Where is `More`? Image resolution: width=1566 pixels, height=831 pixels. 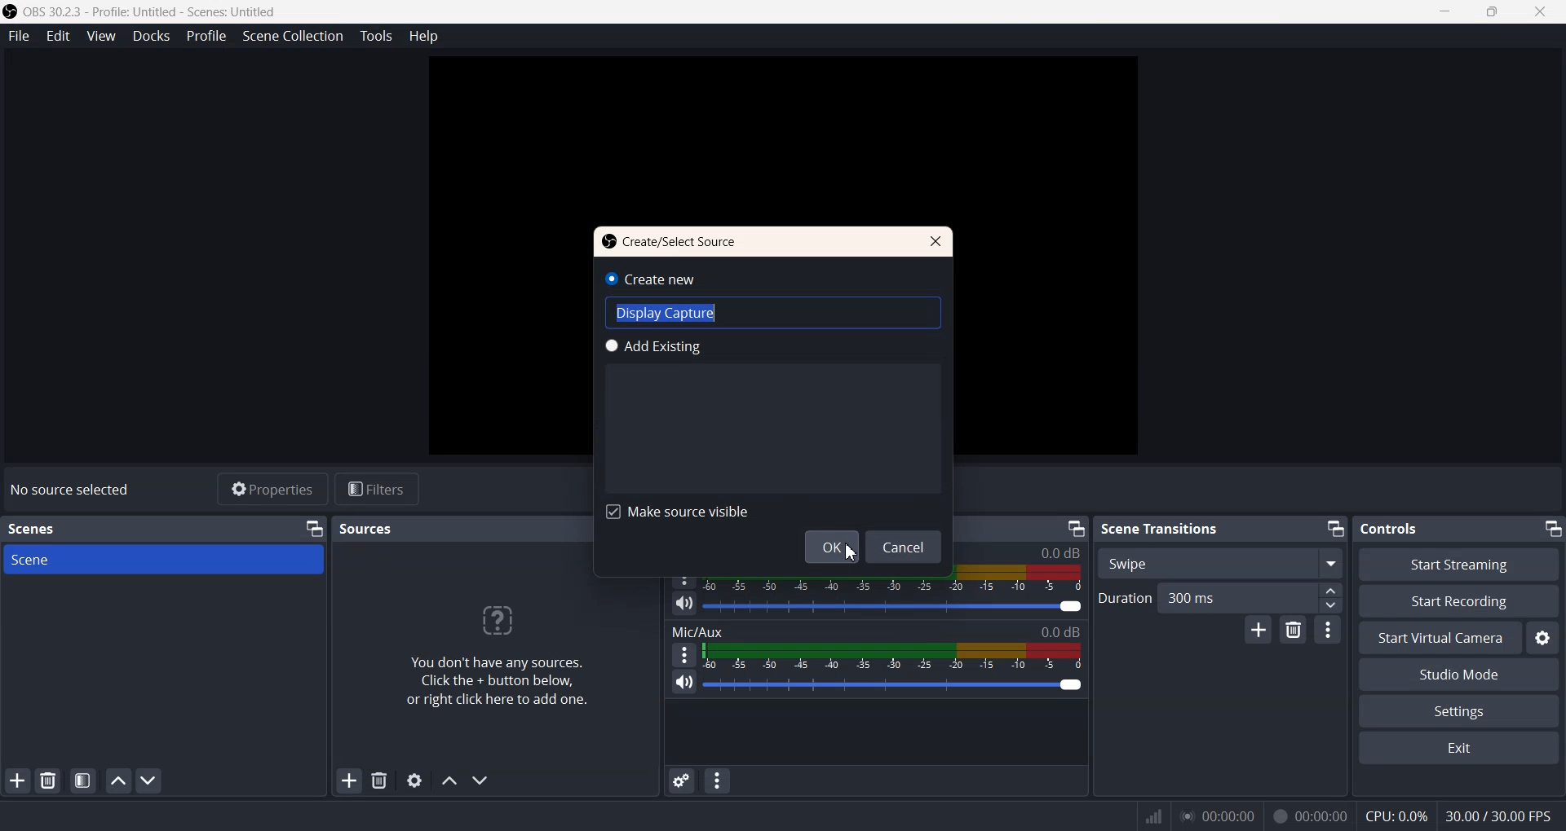 More is located at coordinates (682, 654).